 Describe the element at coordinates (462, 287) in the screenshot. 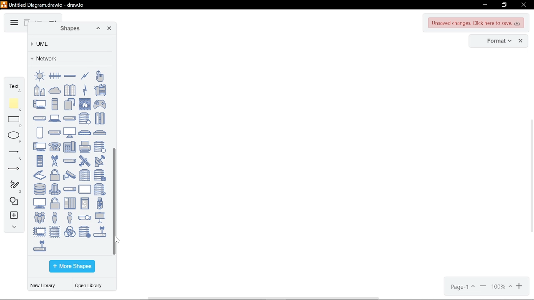

I see `page` at that location.